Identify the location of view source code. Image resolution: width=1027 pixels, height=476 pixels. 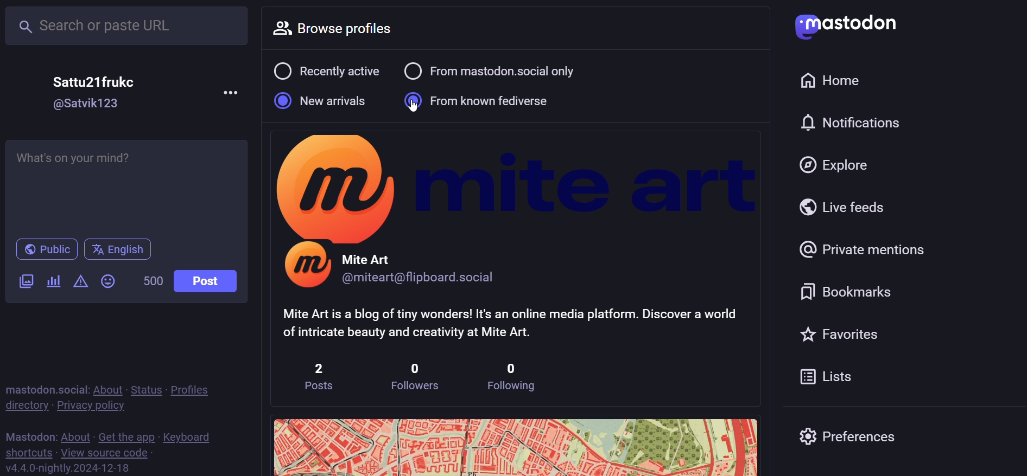
(107, 453).